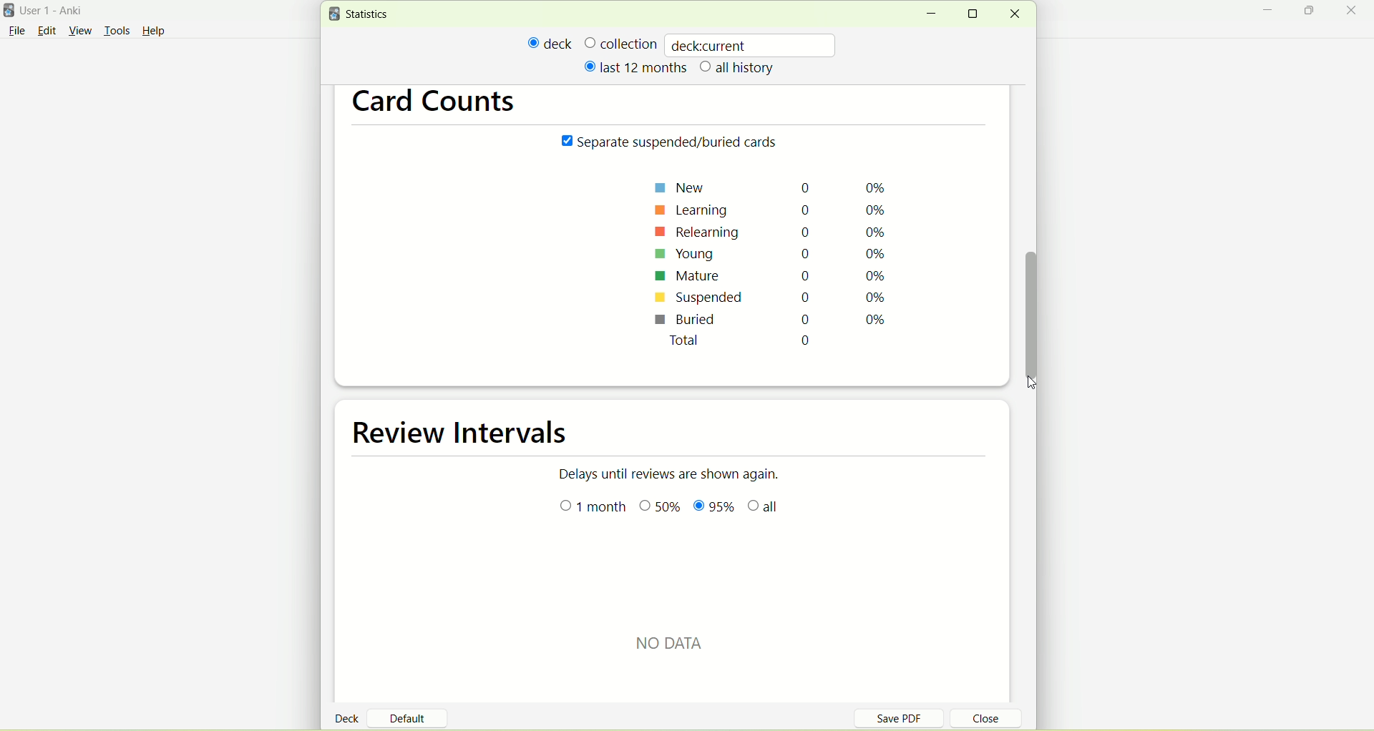 Image resolution: width=1374 pixels, height=731 pixels. Describe the element at coordinates (678, 473) in the screenshot. I see `Delays until reviews are shown again.` at that location.